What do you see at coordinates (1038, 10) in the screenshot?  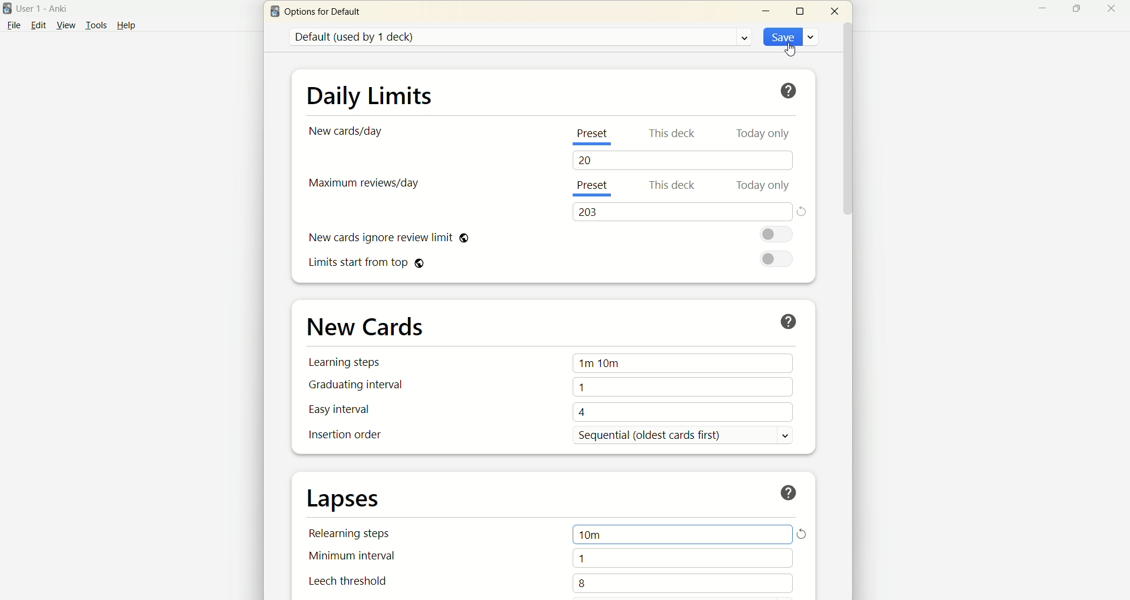 I see `minimize` at bounding box center [1038, 10].